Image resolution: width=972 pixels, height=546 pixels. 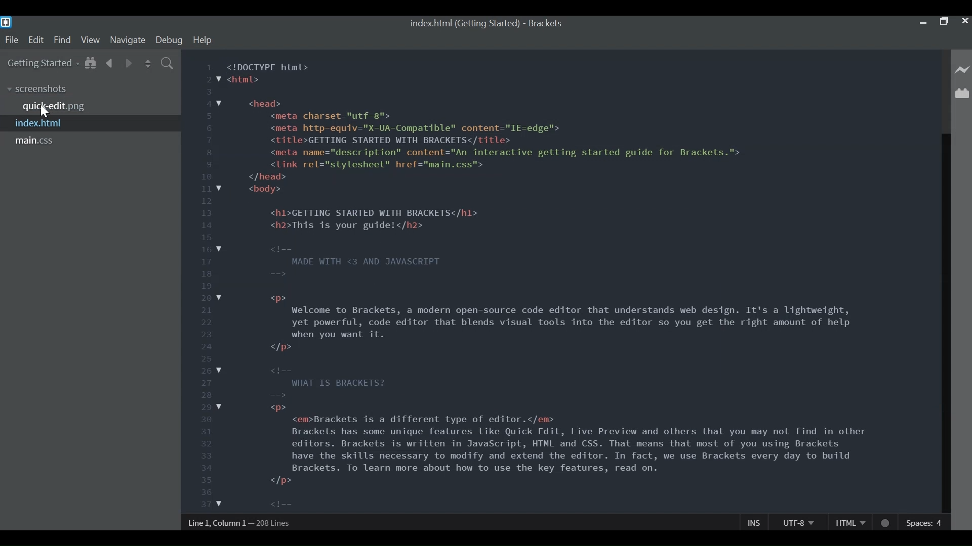 I want to click on View, so click(x=91, y=40).